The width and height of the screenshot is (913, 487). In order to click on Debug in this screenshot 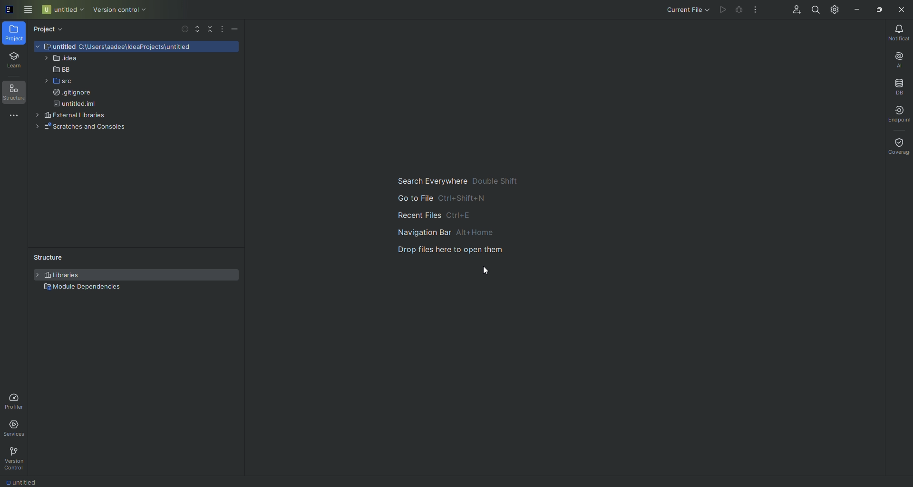, I will do `click(737, 9)`.